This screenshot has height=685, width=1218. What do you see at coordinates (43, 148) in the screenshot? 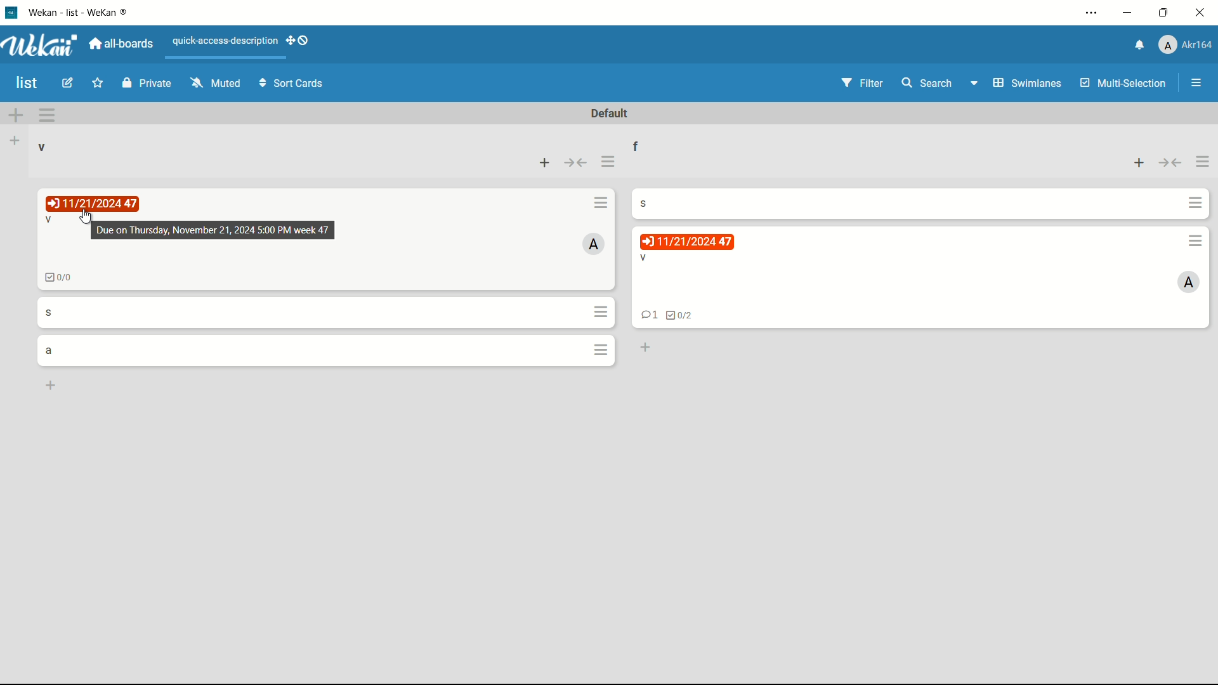
I see `list name` at bounding box center [43, 148].